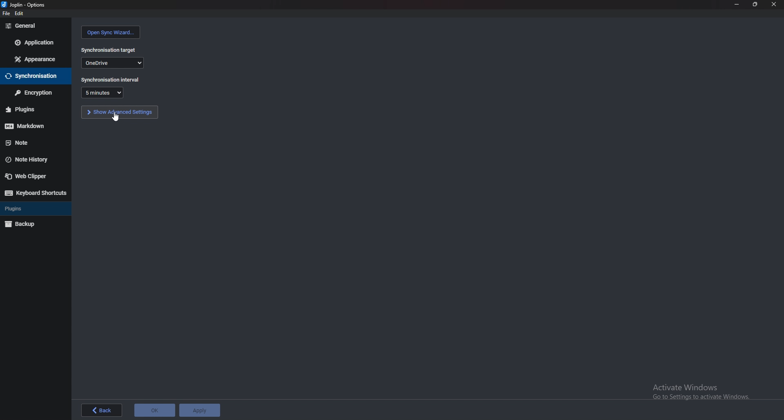 The width and height of the screenshot is (784, 420). Describe the element at coordinates (119, 112) in the screenshot. I see `show advanced settings` at that location.